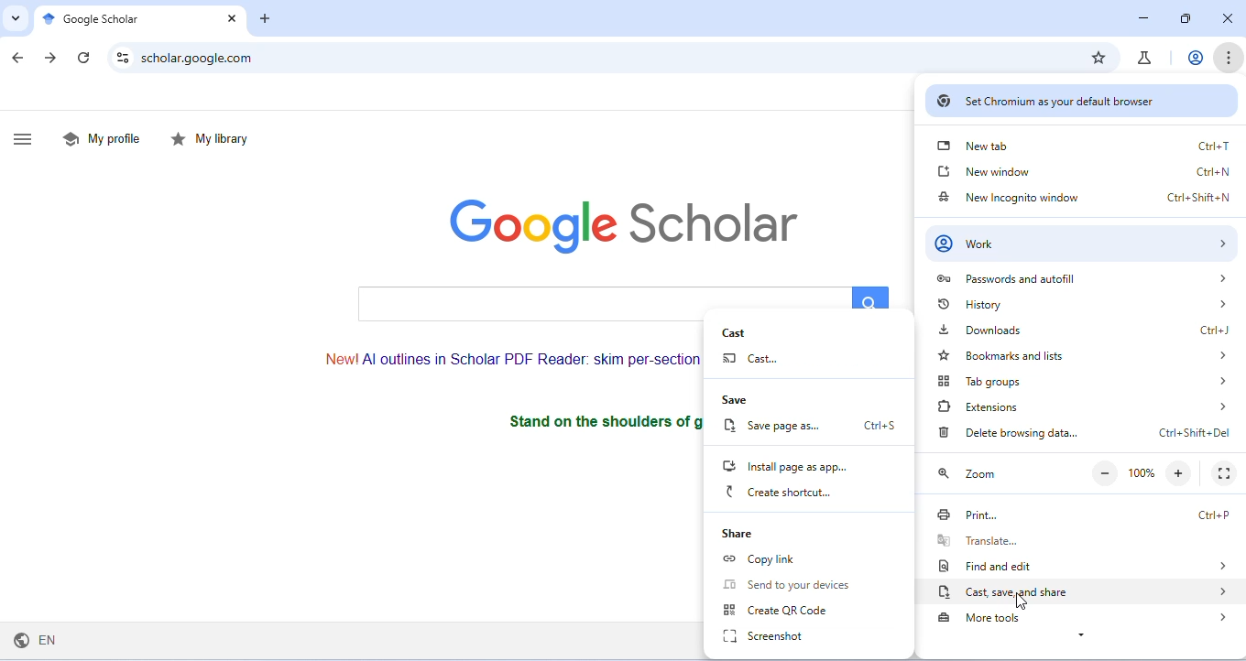  What do you see at coordinates (1091, 330) in the screenshot?
I see `downloads` at bounding box center [1091, 330].